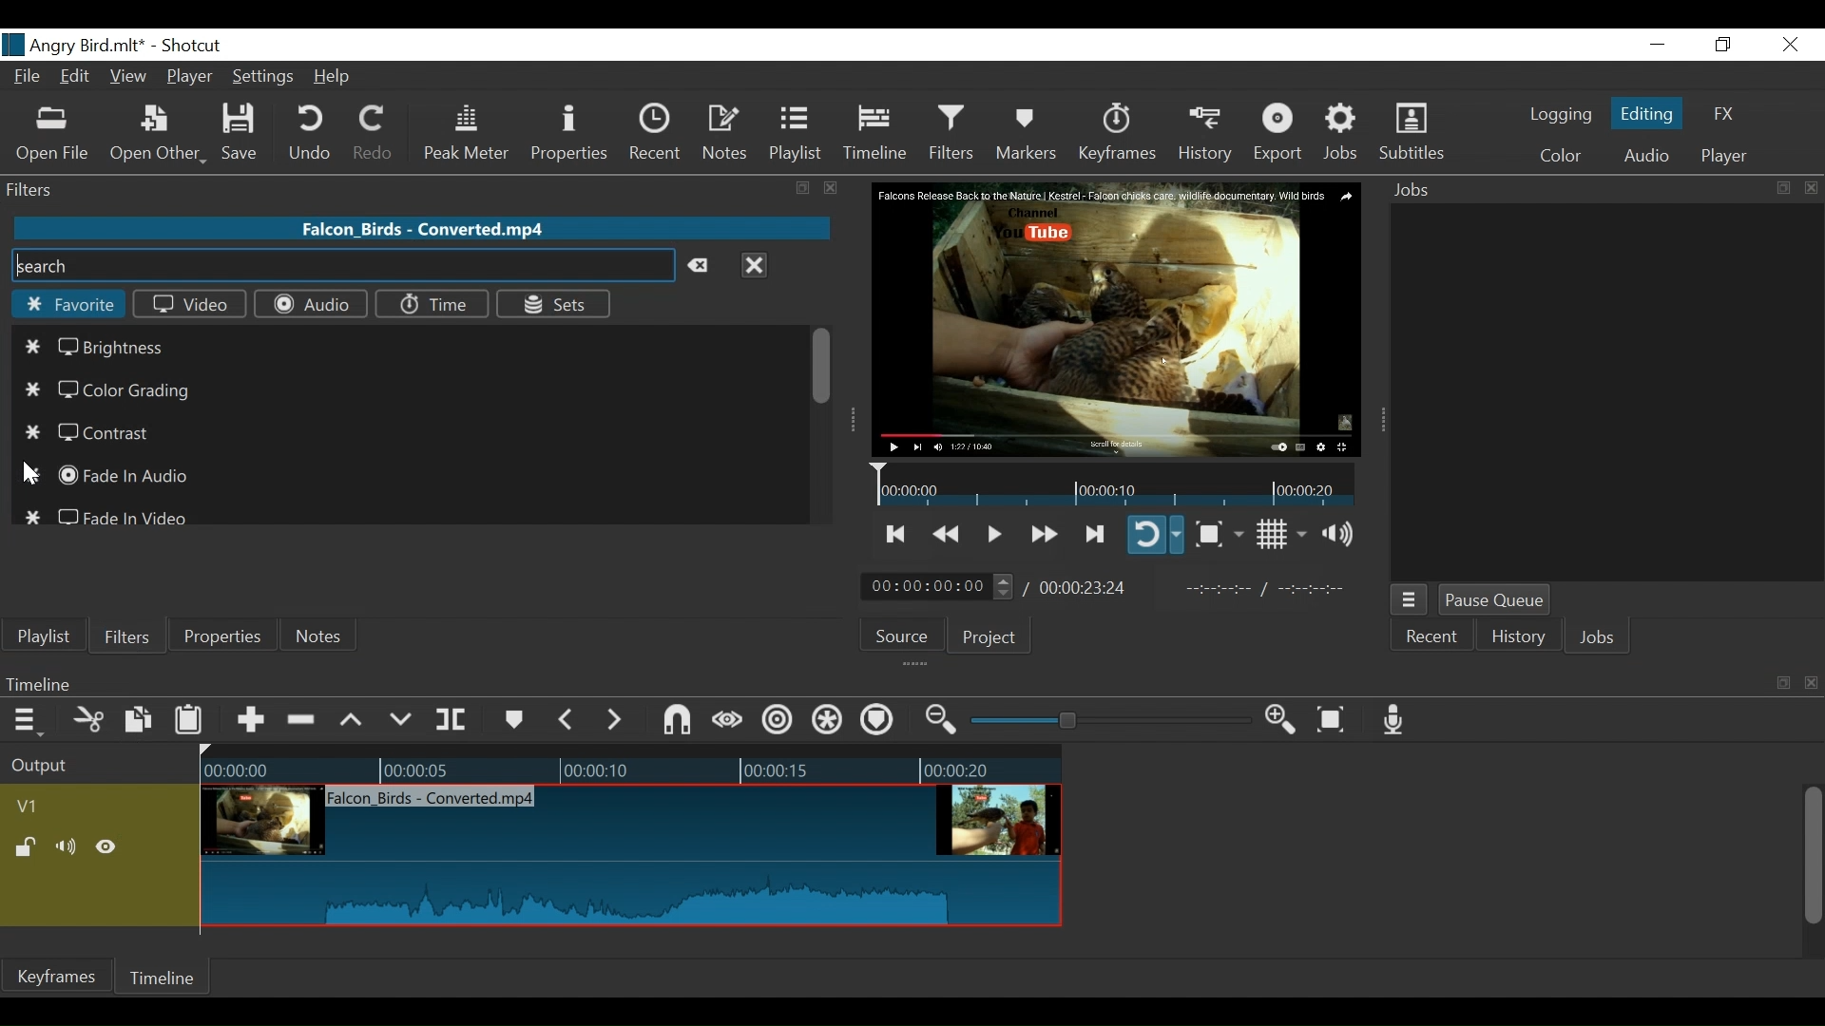 Image resolution: width=1825 pixels, height=1026 pixels. What do you see at coordinates (828, 722) in the screenshot?
I see `Ripple all tracks` at bounding box center [828, 722].